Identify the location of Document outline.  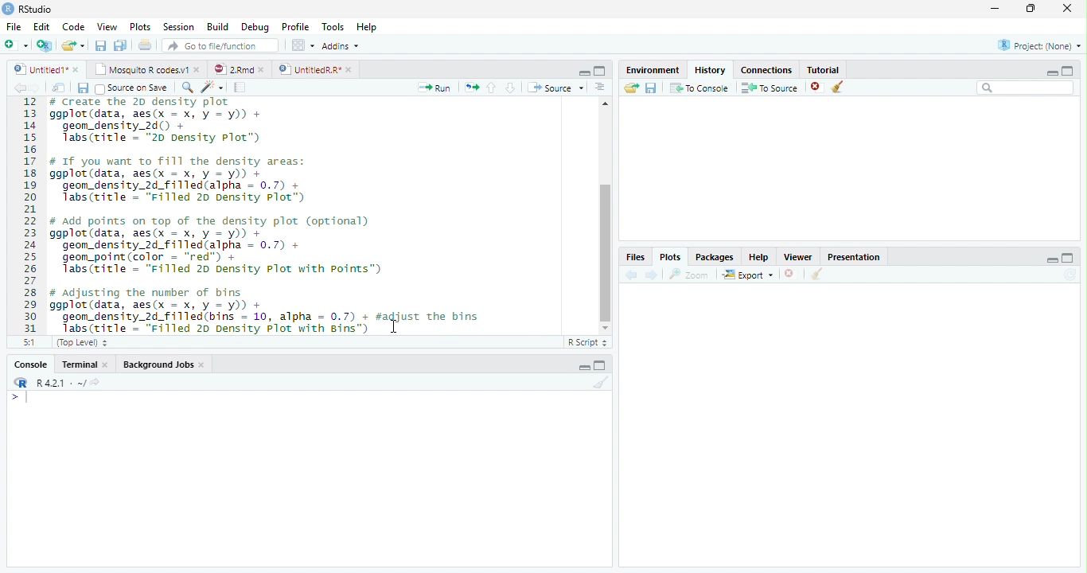
(600, 88).